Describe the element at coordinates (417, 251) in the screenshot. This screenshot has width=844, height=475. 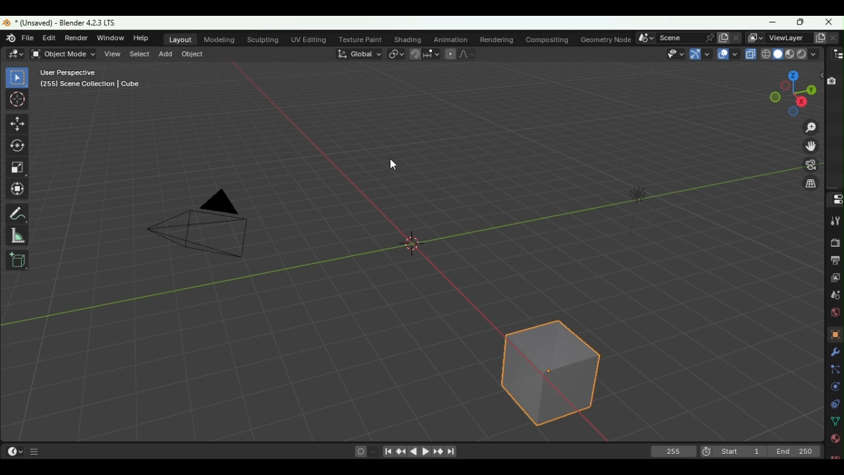
I see `Center Axis` at that location.